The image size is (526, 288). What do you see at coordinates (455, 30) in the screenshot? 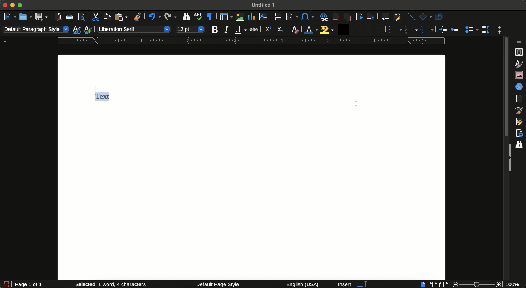
I see `Decrease` at bounding box center [455, 30].